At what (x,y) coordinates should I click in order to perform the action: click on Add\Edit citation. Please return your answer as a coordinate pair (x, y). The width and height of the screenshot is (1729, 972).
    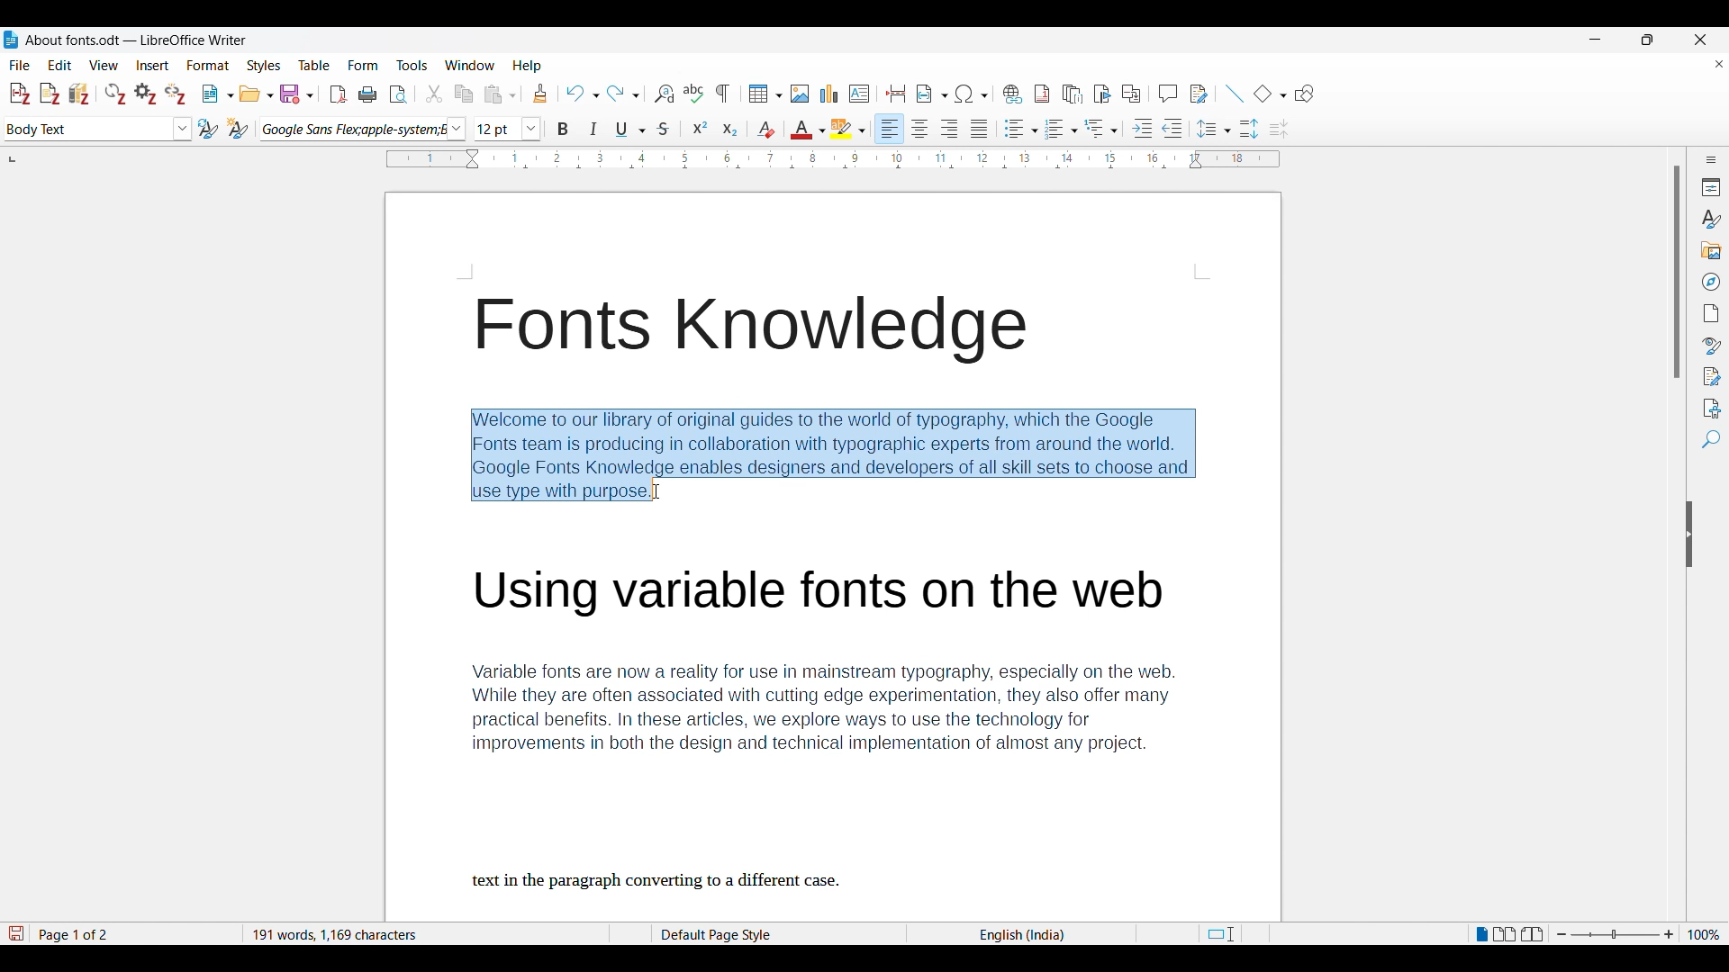
    Looking at the image, I should click on (20, 94).